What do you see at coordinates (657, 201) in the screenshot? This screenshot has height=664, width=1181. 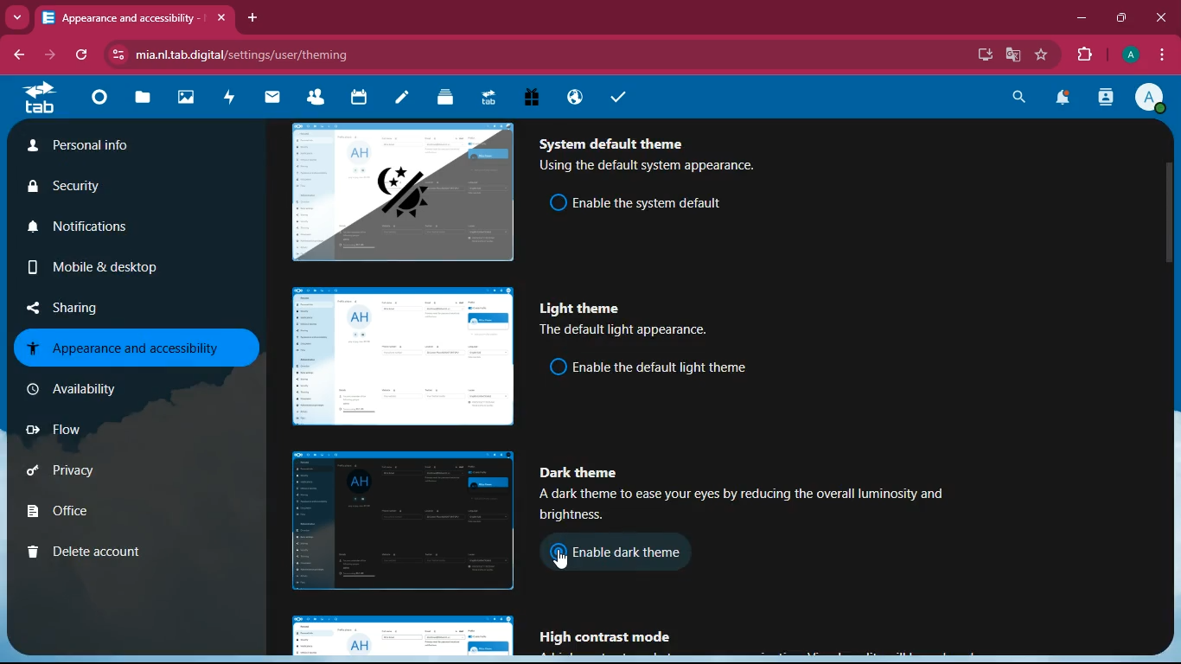 I see `enable` at bounding box center [657, 201].